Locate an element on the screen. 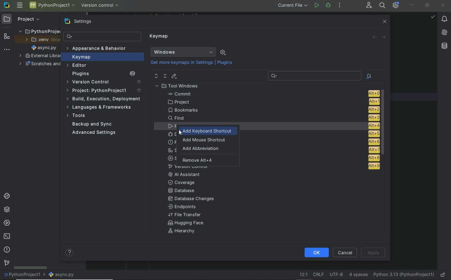  Endpoints is located at coordinates (182, 207).